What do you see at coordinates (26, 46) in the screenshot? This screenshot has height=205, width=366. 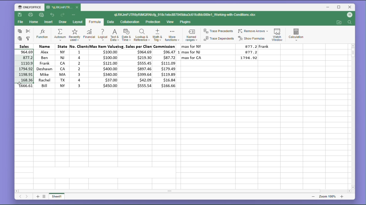 I see `sales` at bounding box center [26, 46].